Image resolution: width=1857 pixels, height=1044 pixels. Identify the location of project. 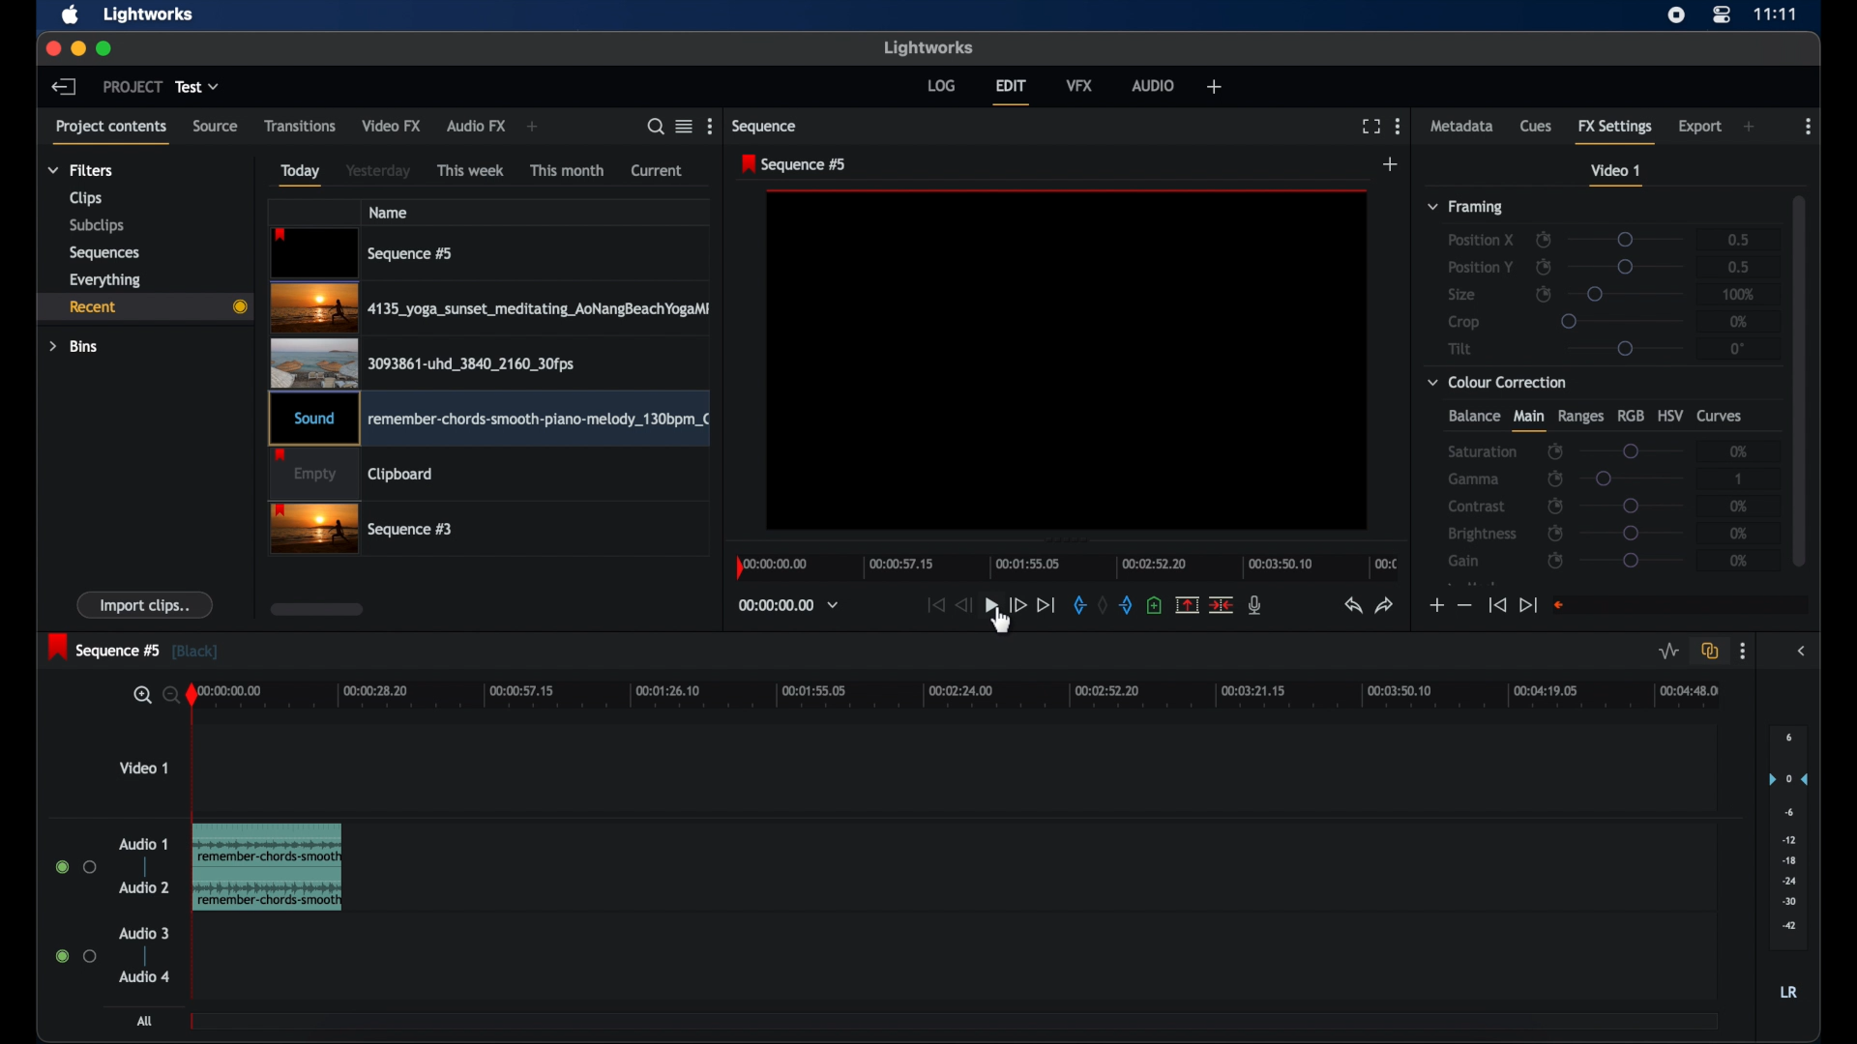
(132, 86).